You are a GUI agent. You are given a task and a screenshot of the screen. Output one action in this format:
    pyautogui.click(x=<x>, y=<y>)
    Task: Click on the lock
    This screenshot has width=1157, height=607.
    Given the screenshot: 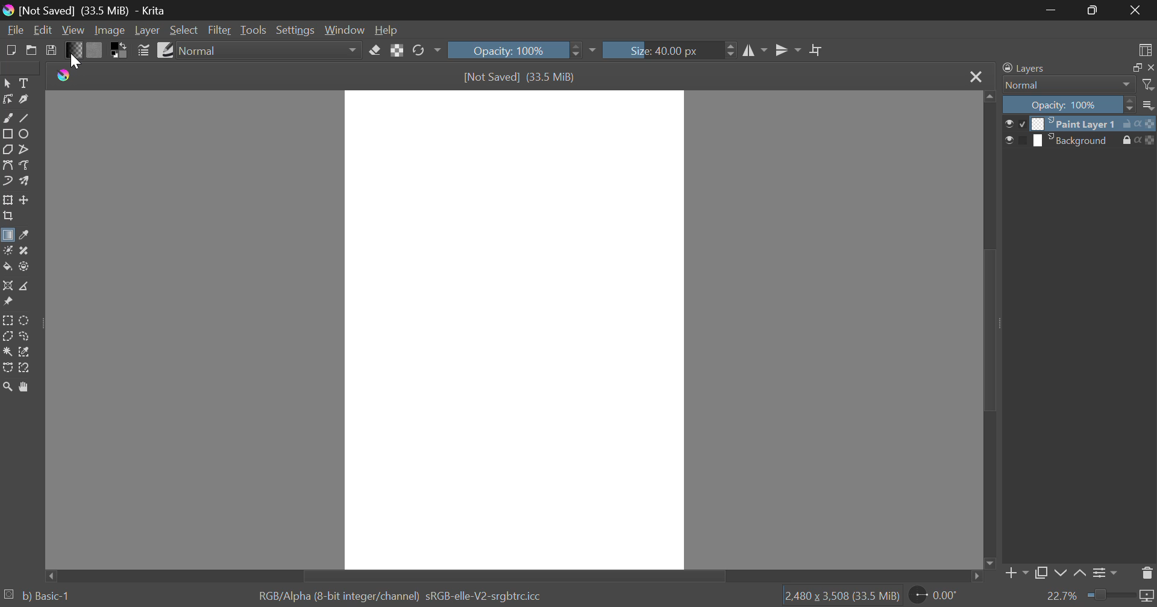 What is the action you would take?
    pyautogui.click(x=1129, y=140)
    